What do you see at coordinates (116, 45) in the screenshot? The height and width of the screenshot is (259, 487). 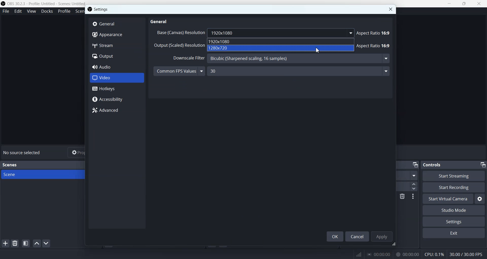 I see `Stream` at bounding box center [116, 45].